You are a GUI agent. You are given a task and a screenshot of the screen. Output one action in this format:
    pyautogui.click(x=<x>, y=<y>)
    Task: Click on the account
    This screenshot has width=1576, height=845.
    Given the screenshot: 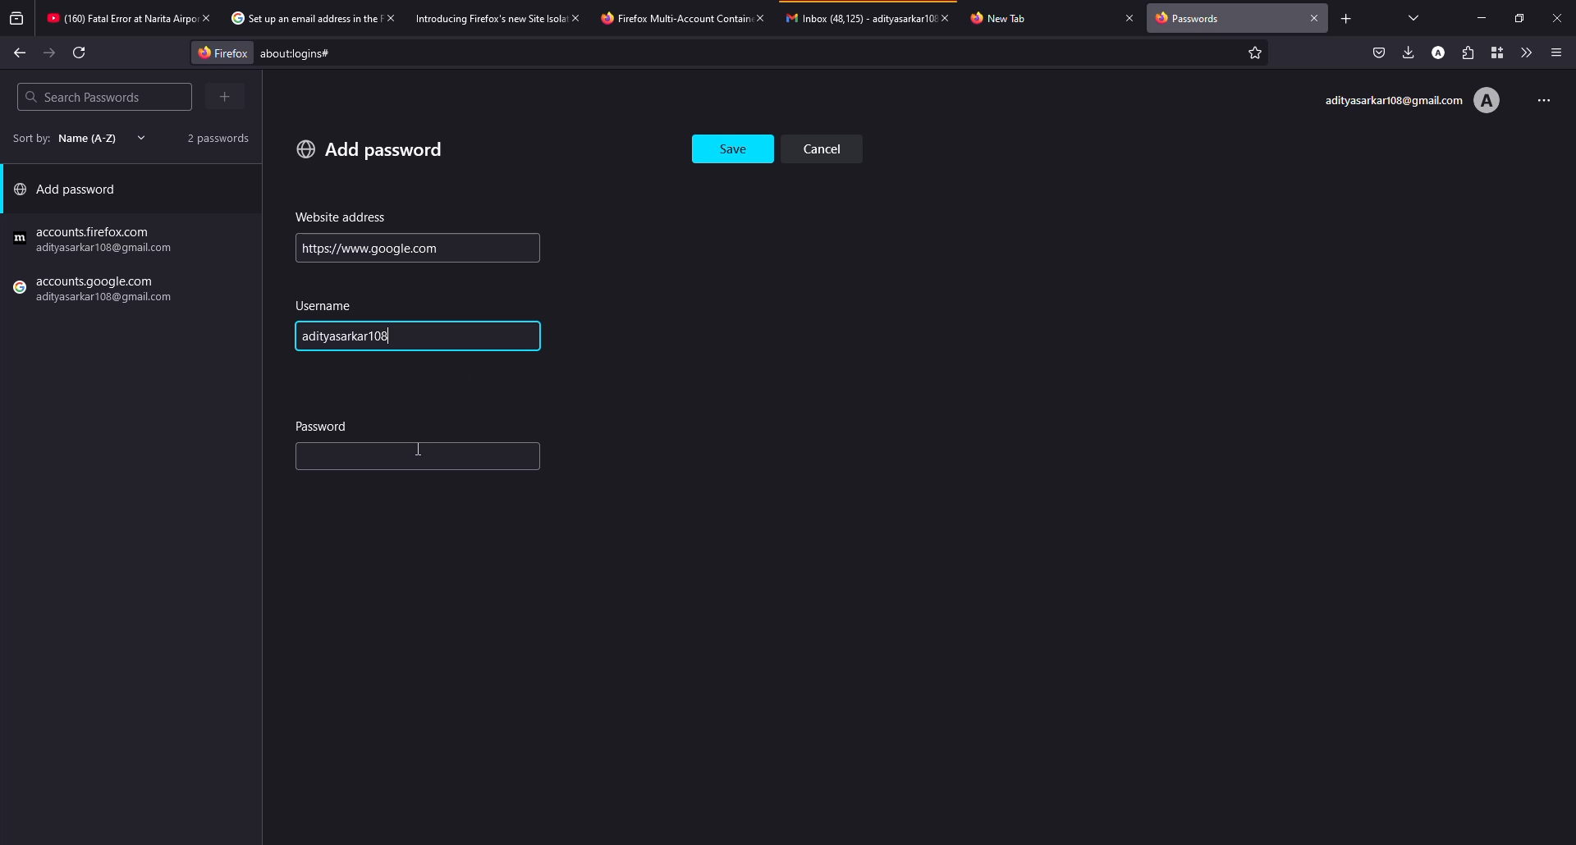 What is the action you would take?
    pyautogui.click(x=1441, y=52)
    